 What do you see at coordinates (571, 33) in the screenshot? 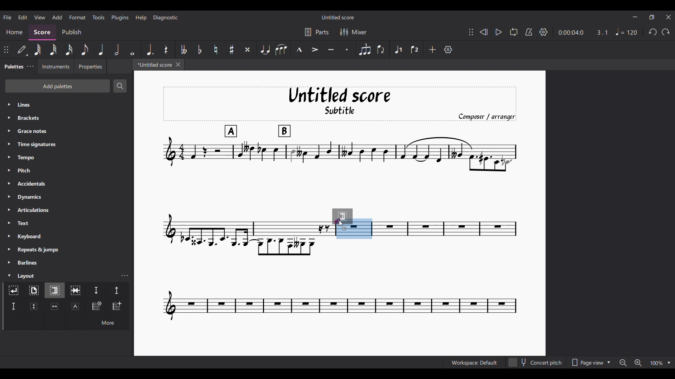
I see `0:00:04:0` at bounding box center [571, 33].